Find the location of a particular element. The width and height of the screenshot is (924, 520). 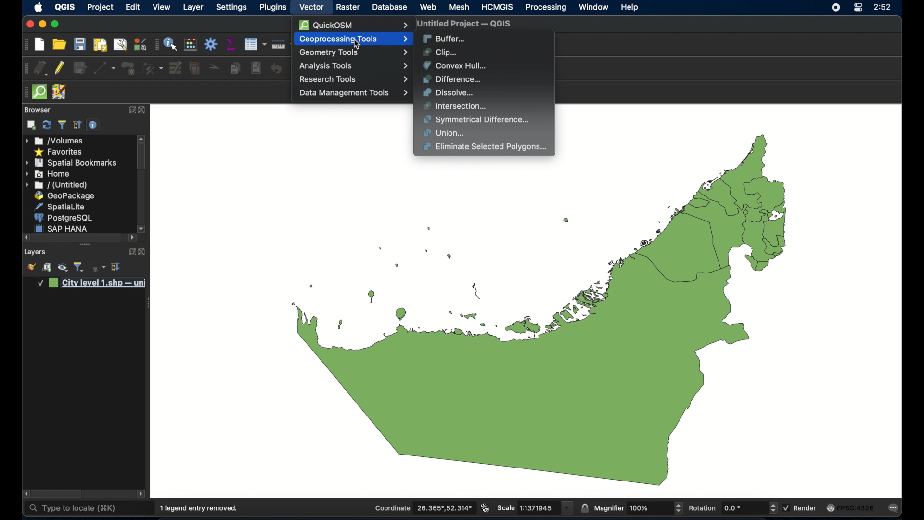

geoprocessing tools is located at coordinates (352, 39).